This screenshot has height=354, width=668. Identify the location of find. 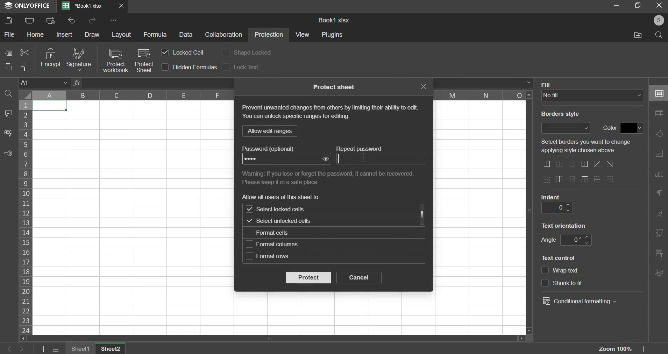
(9, 93).